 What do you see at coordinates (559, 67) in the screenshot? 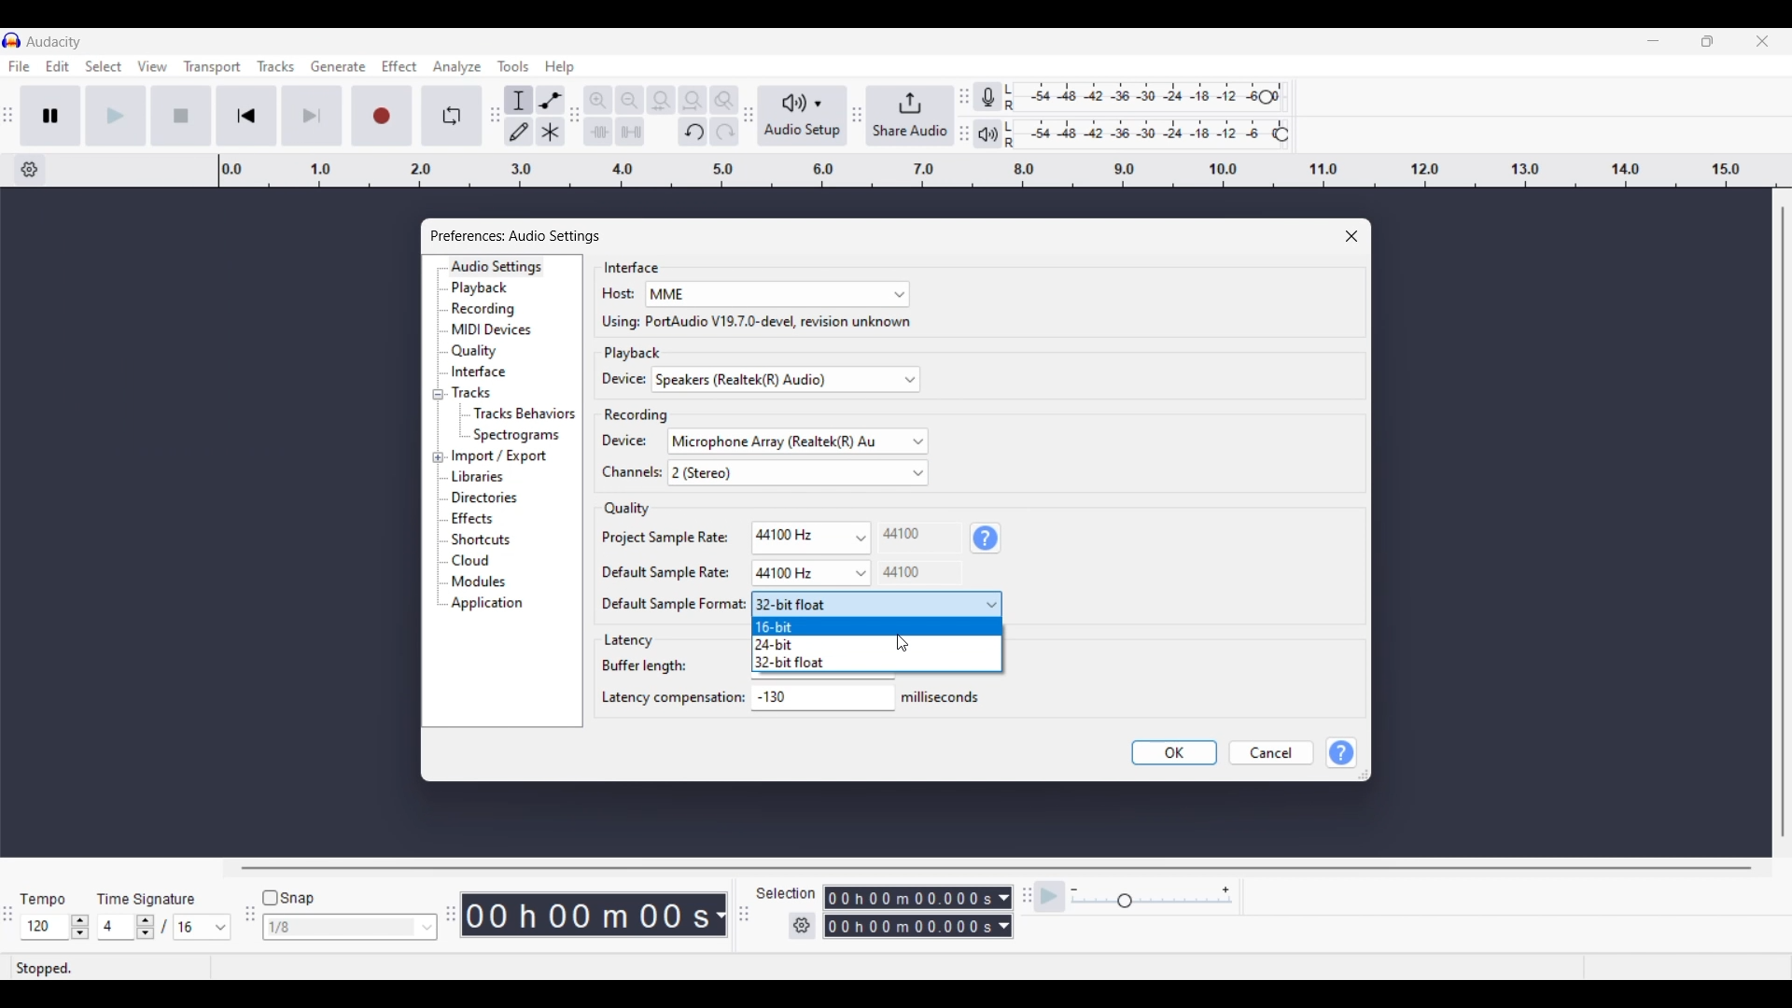
I see `Help menu` at bounding box center [559, 67].